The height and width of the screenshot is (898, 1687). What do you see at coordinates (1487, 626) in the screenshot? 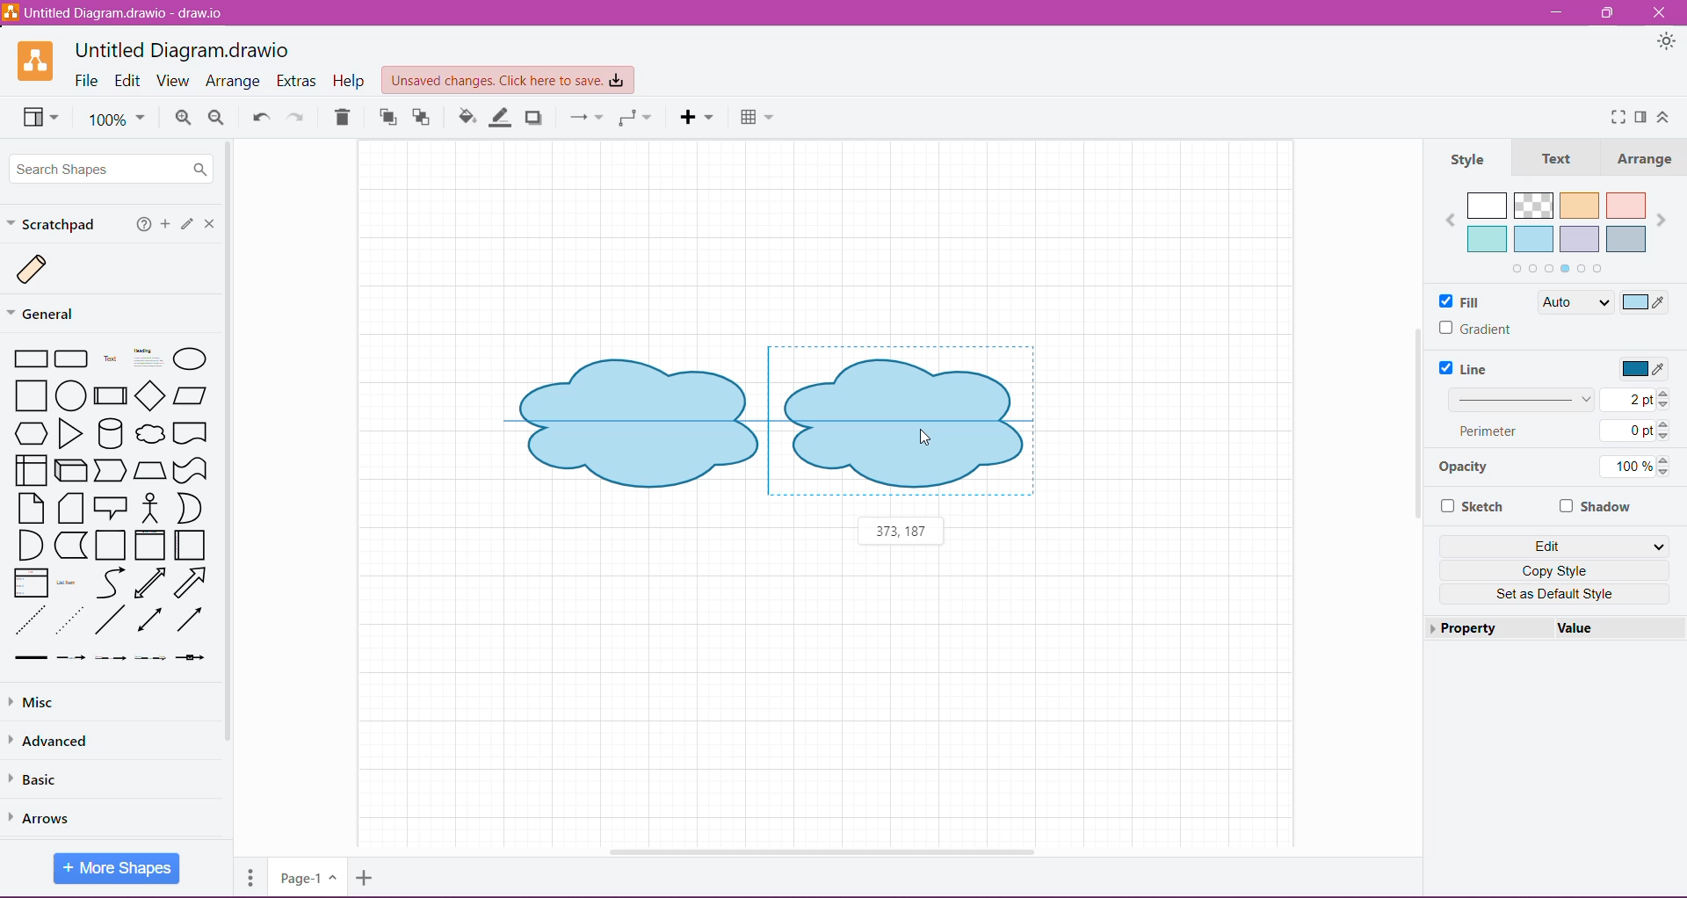
I see `Property` at bounding box center [1487, 626].